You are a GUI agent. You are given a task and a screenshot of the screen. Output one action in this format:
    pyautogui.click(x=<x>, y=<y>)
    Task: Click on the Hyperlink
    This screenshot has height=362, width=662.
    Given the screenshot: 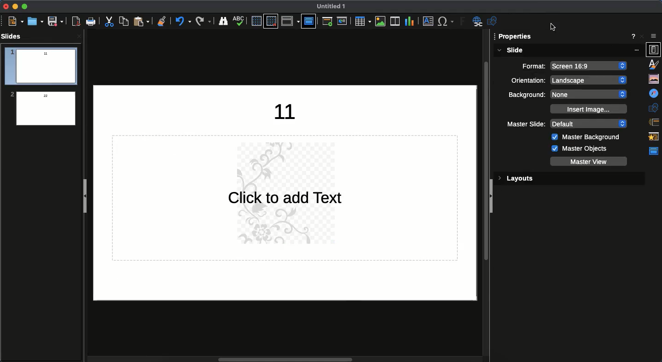 What is the action you would take?
    pyautogui.click(x=479, y=22)
    